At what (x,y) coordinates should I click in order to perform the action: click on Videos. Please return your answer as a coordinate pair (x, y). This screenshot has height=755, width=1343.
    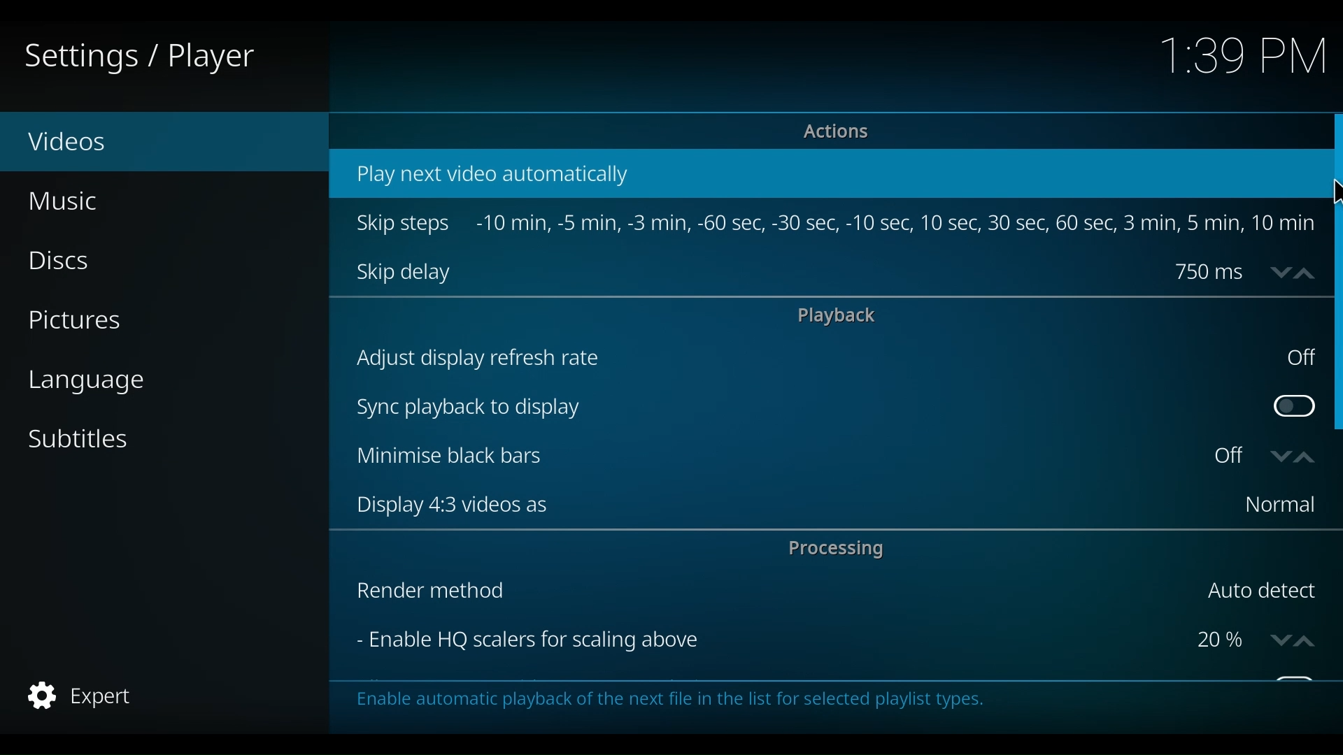
    Looking at the image, I should click on (98, 143).